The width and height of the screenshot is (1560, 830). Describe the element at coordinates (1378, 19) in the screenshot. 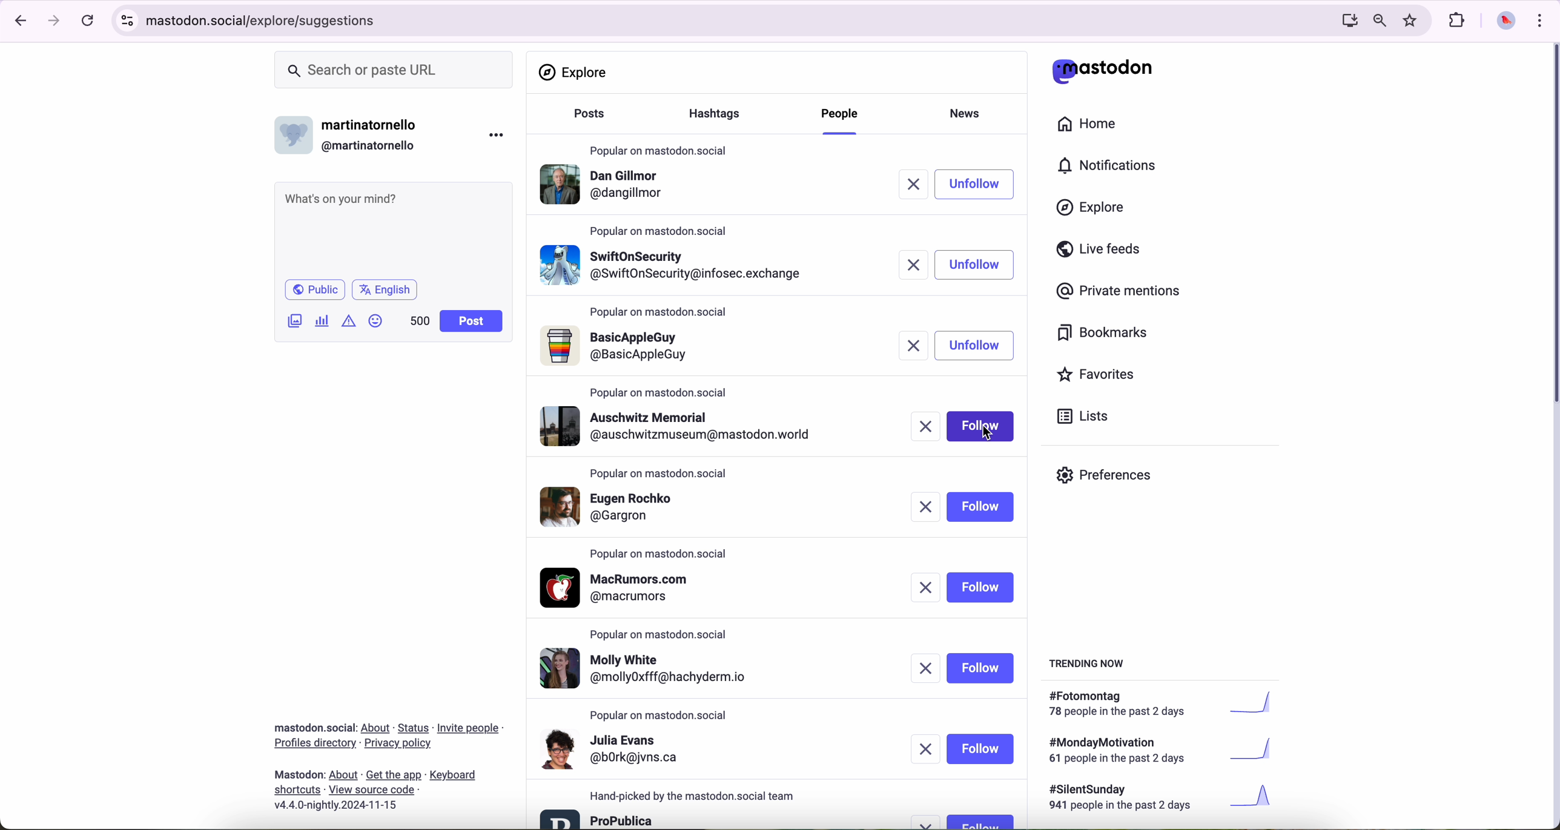

I see `zoom out` at that location.